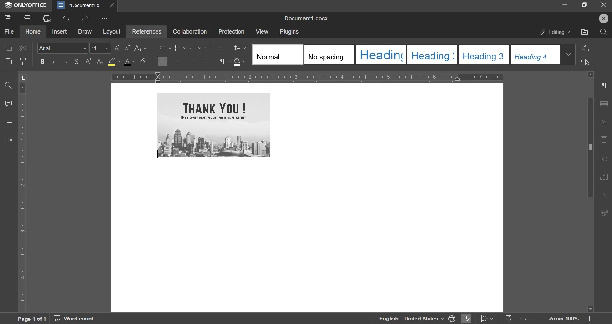 The image size is (612, 324). What do you see at coordinates (307, 77) in the screenshot?
I see `horizontal scale` at bounding box center [307, 77].